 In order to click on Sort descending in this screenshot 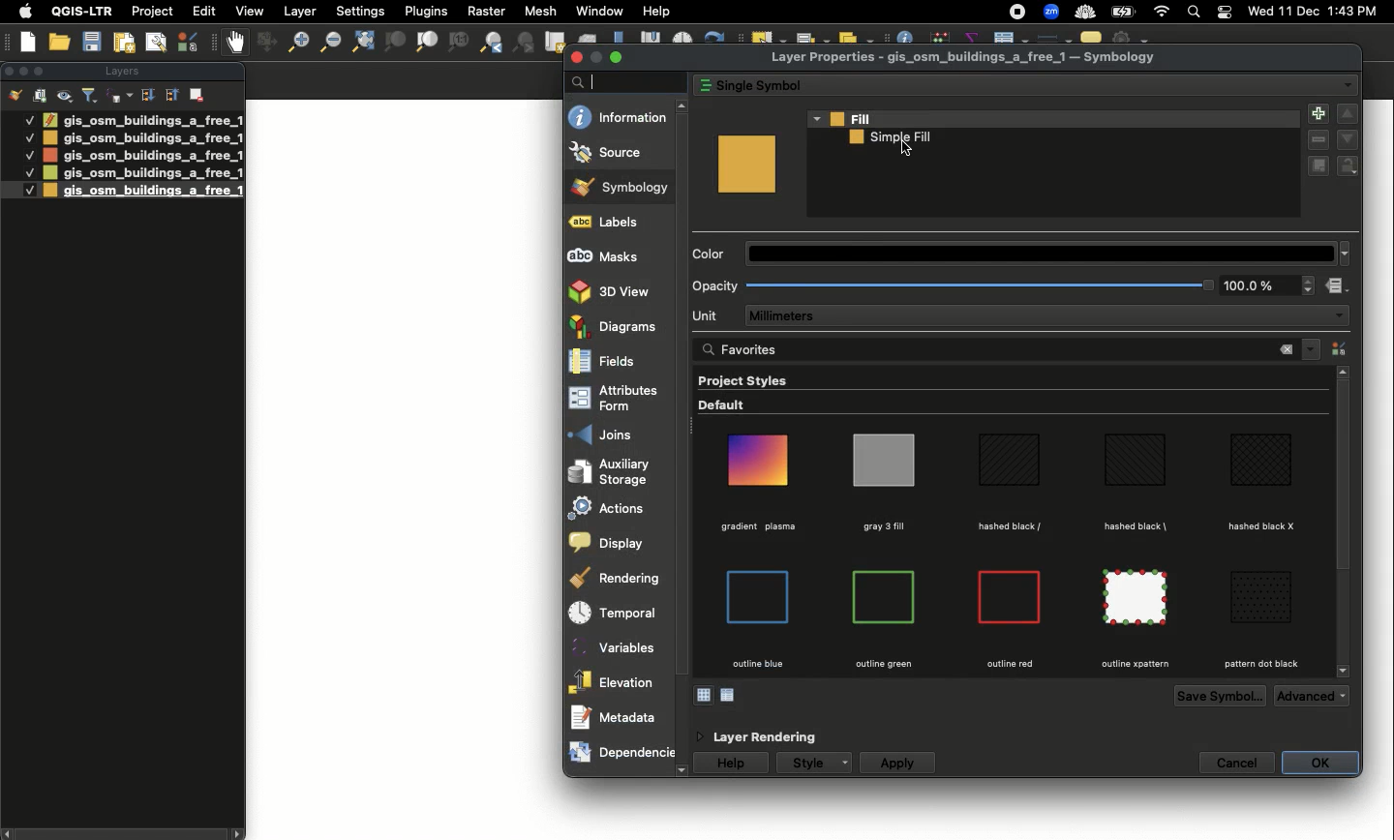, I will do `click(147, 96)`.